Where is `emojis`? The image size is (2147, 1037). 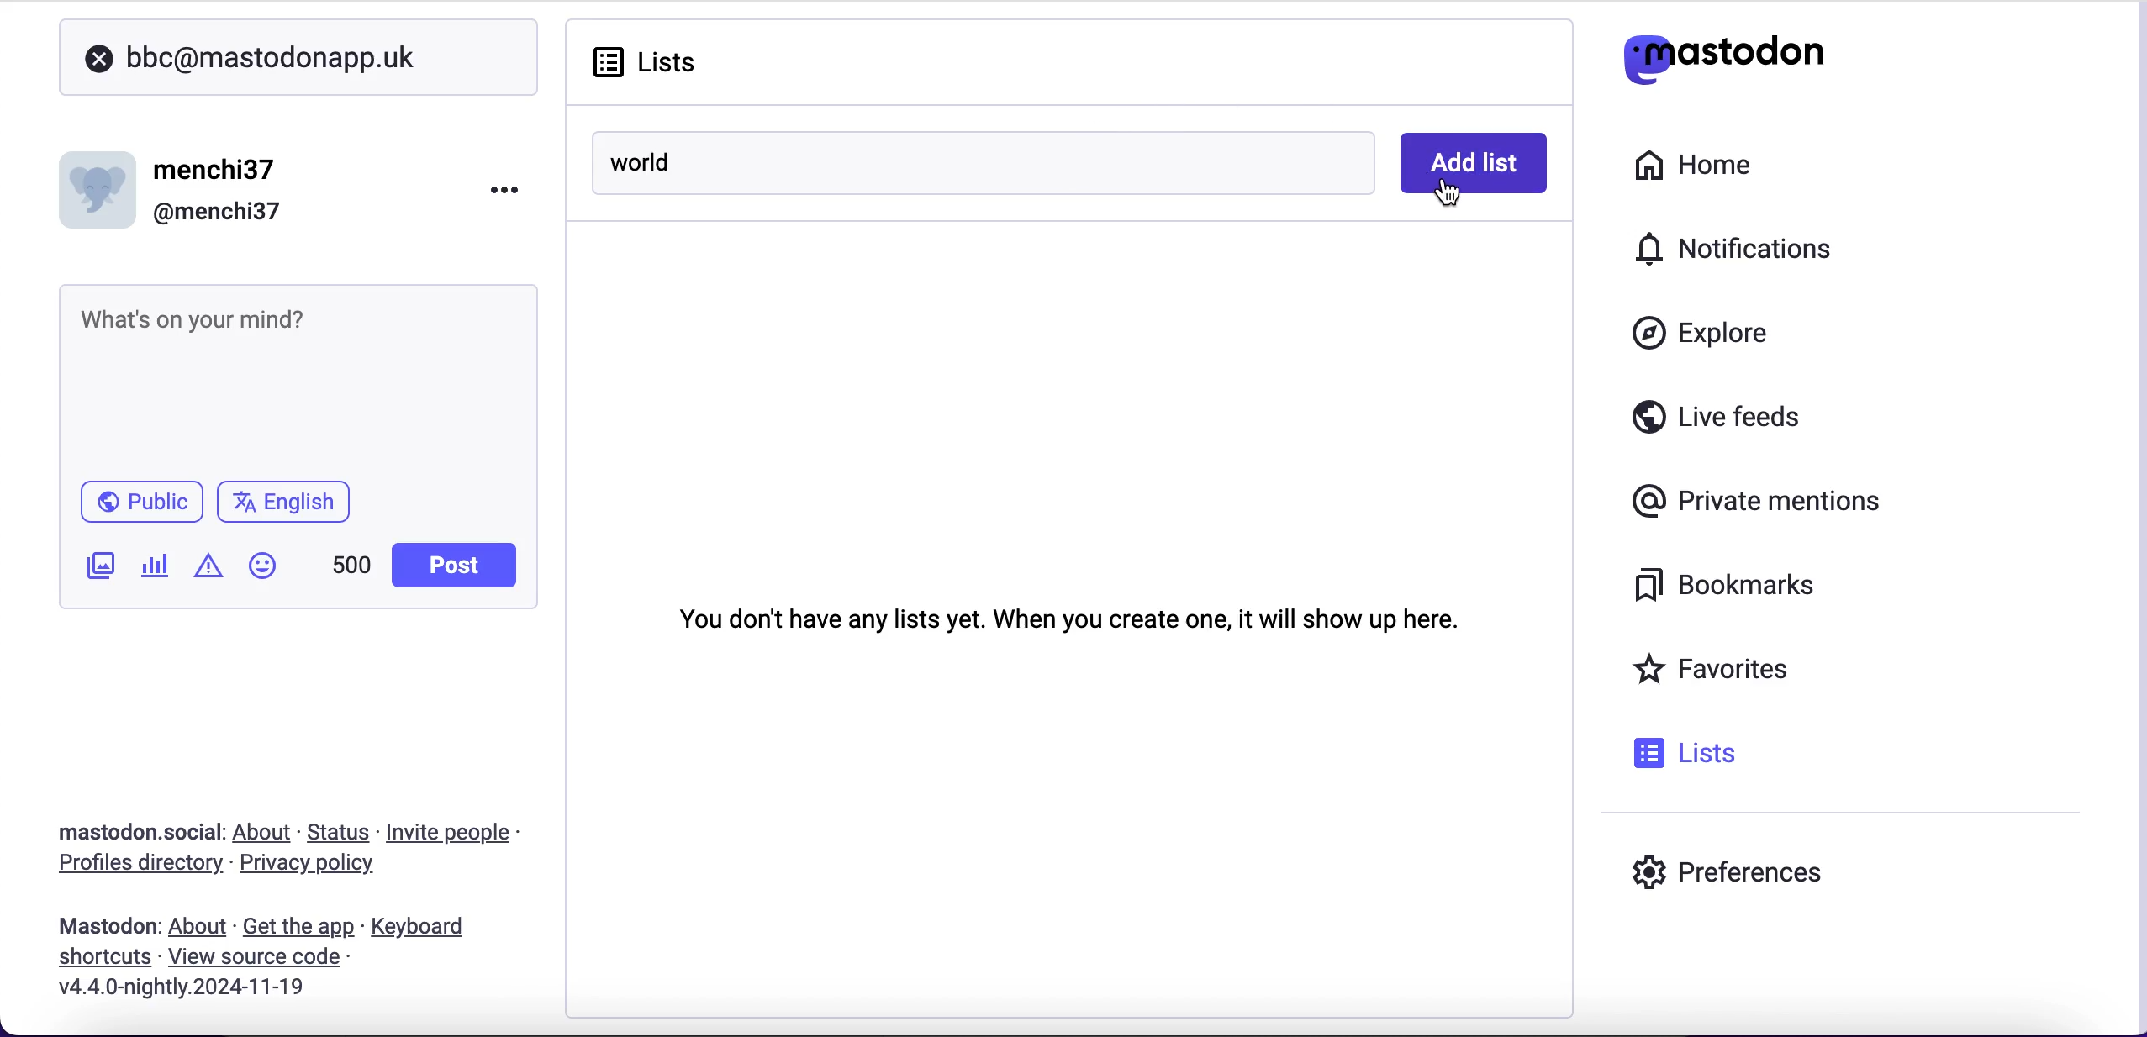 emojis is located at coordinates (270, 574).